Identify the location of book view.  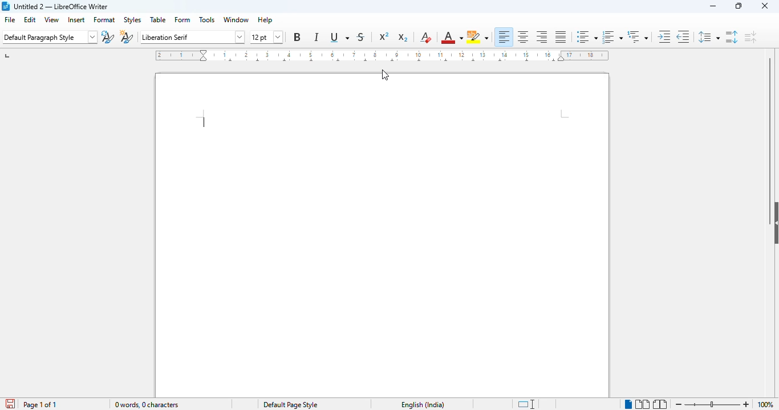
(661, 404).